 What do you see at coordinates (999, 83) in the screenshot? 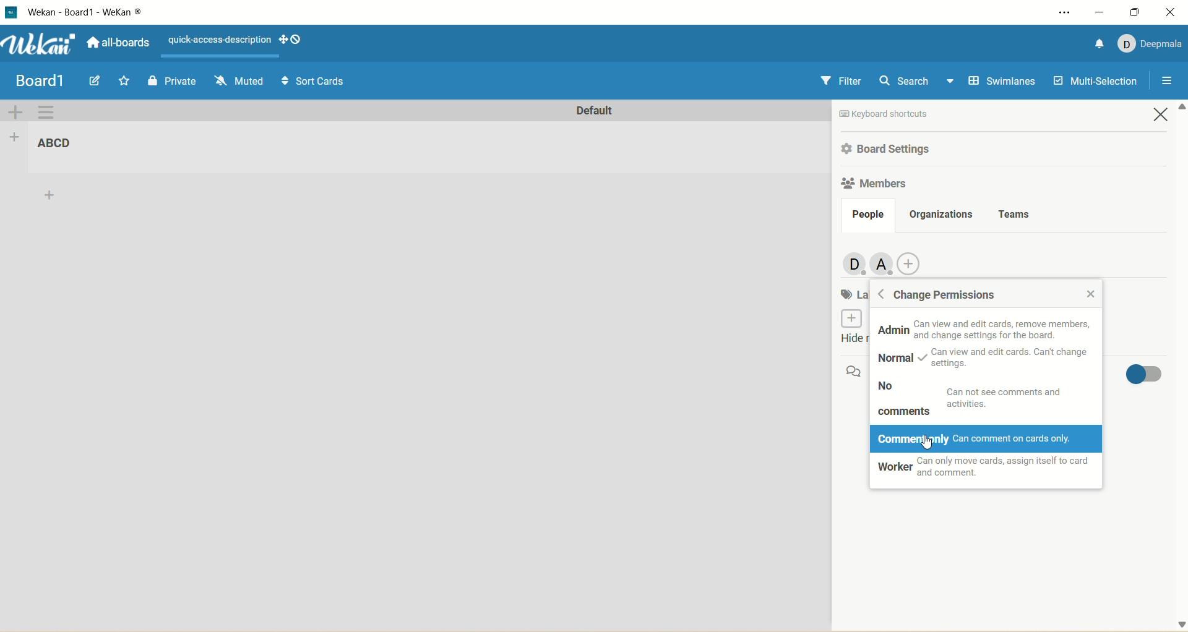
I see `swimlanes` at bounding box center [999, 83].